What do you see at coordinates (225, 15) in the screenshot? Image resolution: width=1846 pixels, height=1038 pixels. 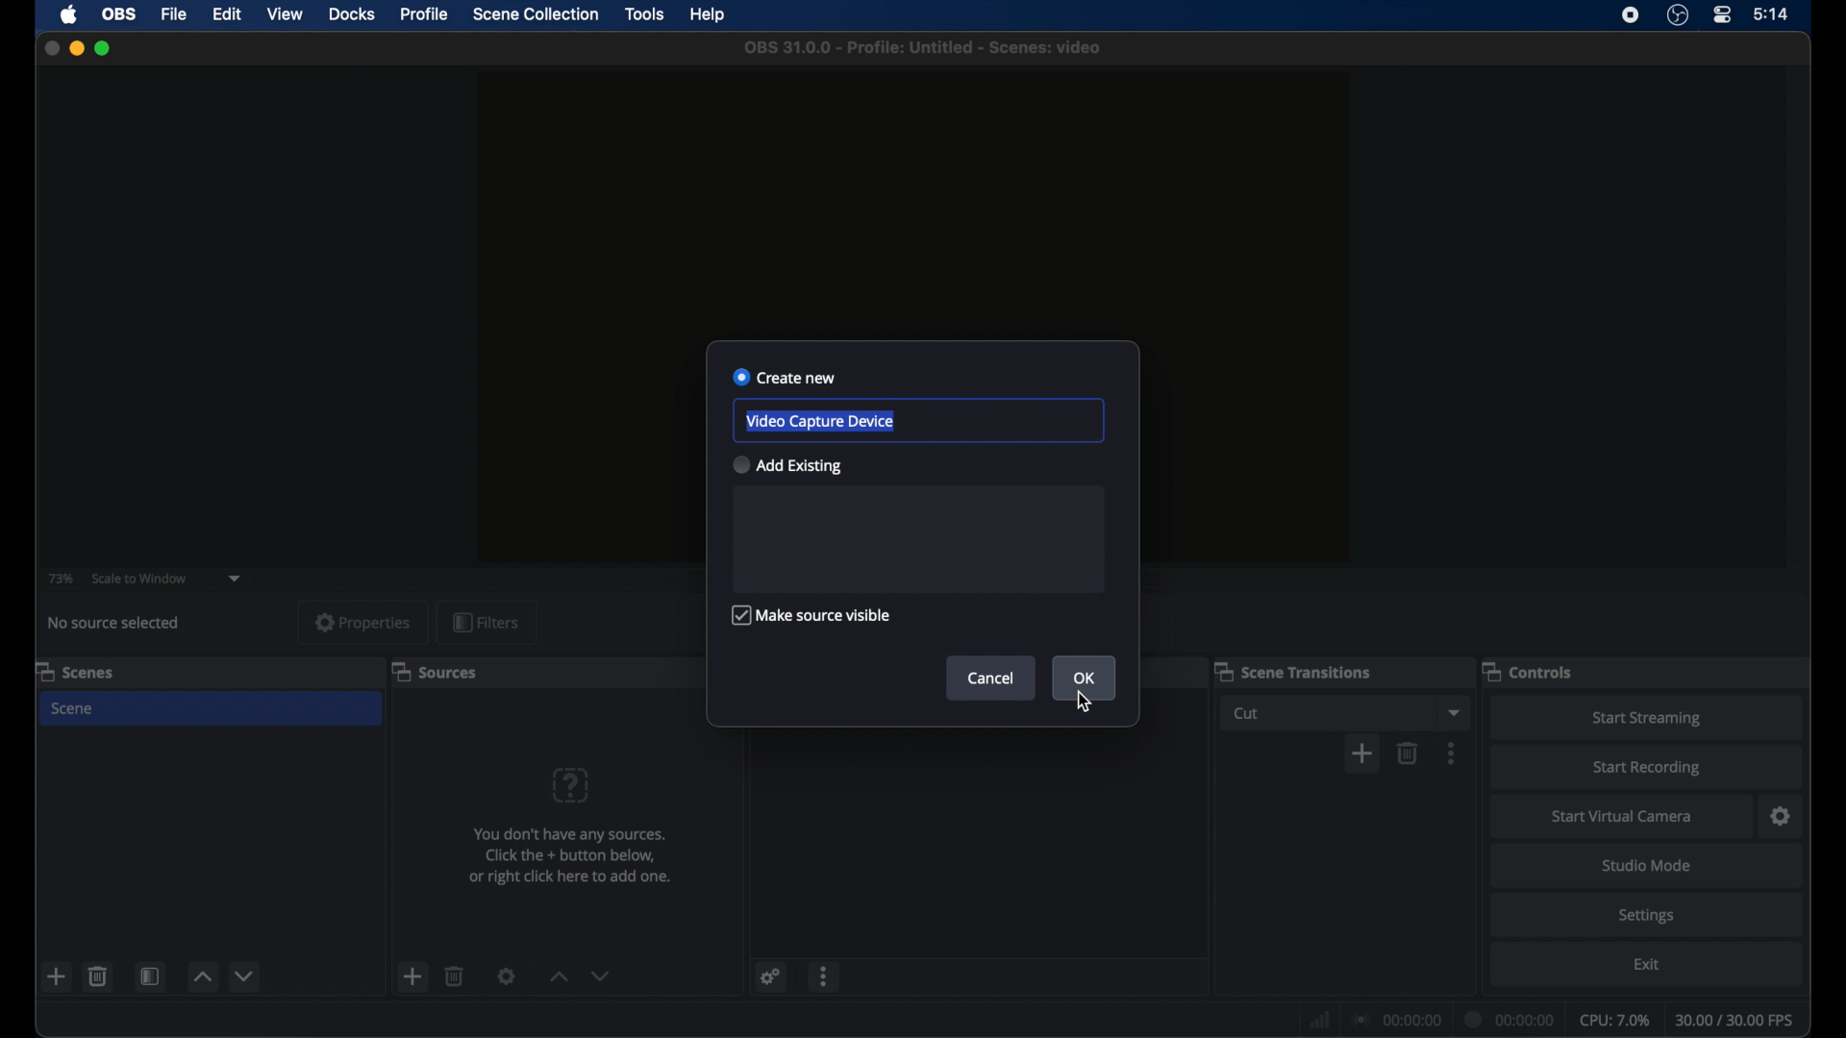 I see `edit` at bounding box center [225, 15].